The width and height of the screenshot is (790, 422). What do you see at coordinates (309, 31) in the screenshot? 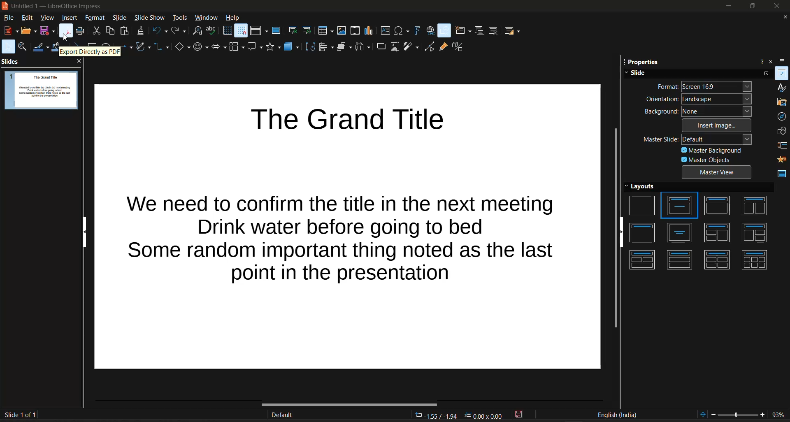
I see `start from current slide` at bounding box center [309, 31].